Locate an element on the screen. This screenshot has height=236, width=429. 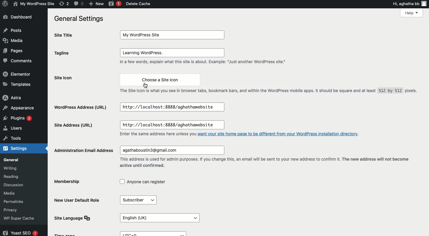
Delete cache is located at coordinates (139, 4).